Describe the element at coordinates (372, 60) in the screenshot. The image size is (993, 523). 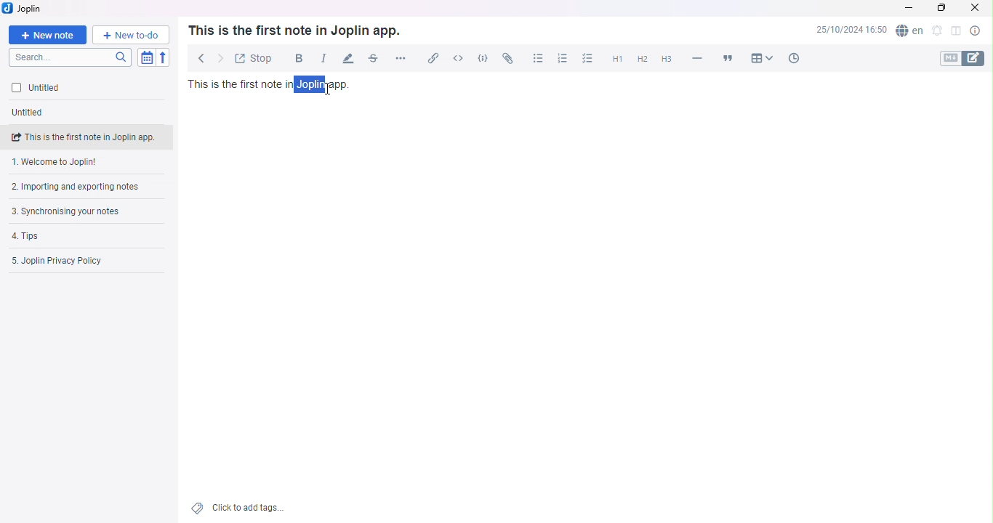
I see `Strikethrough` at that location.